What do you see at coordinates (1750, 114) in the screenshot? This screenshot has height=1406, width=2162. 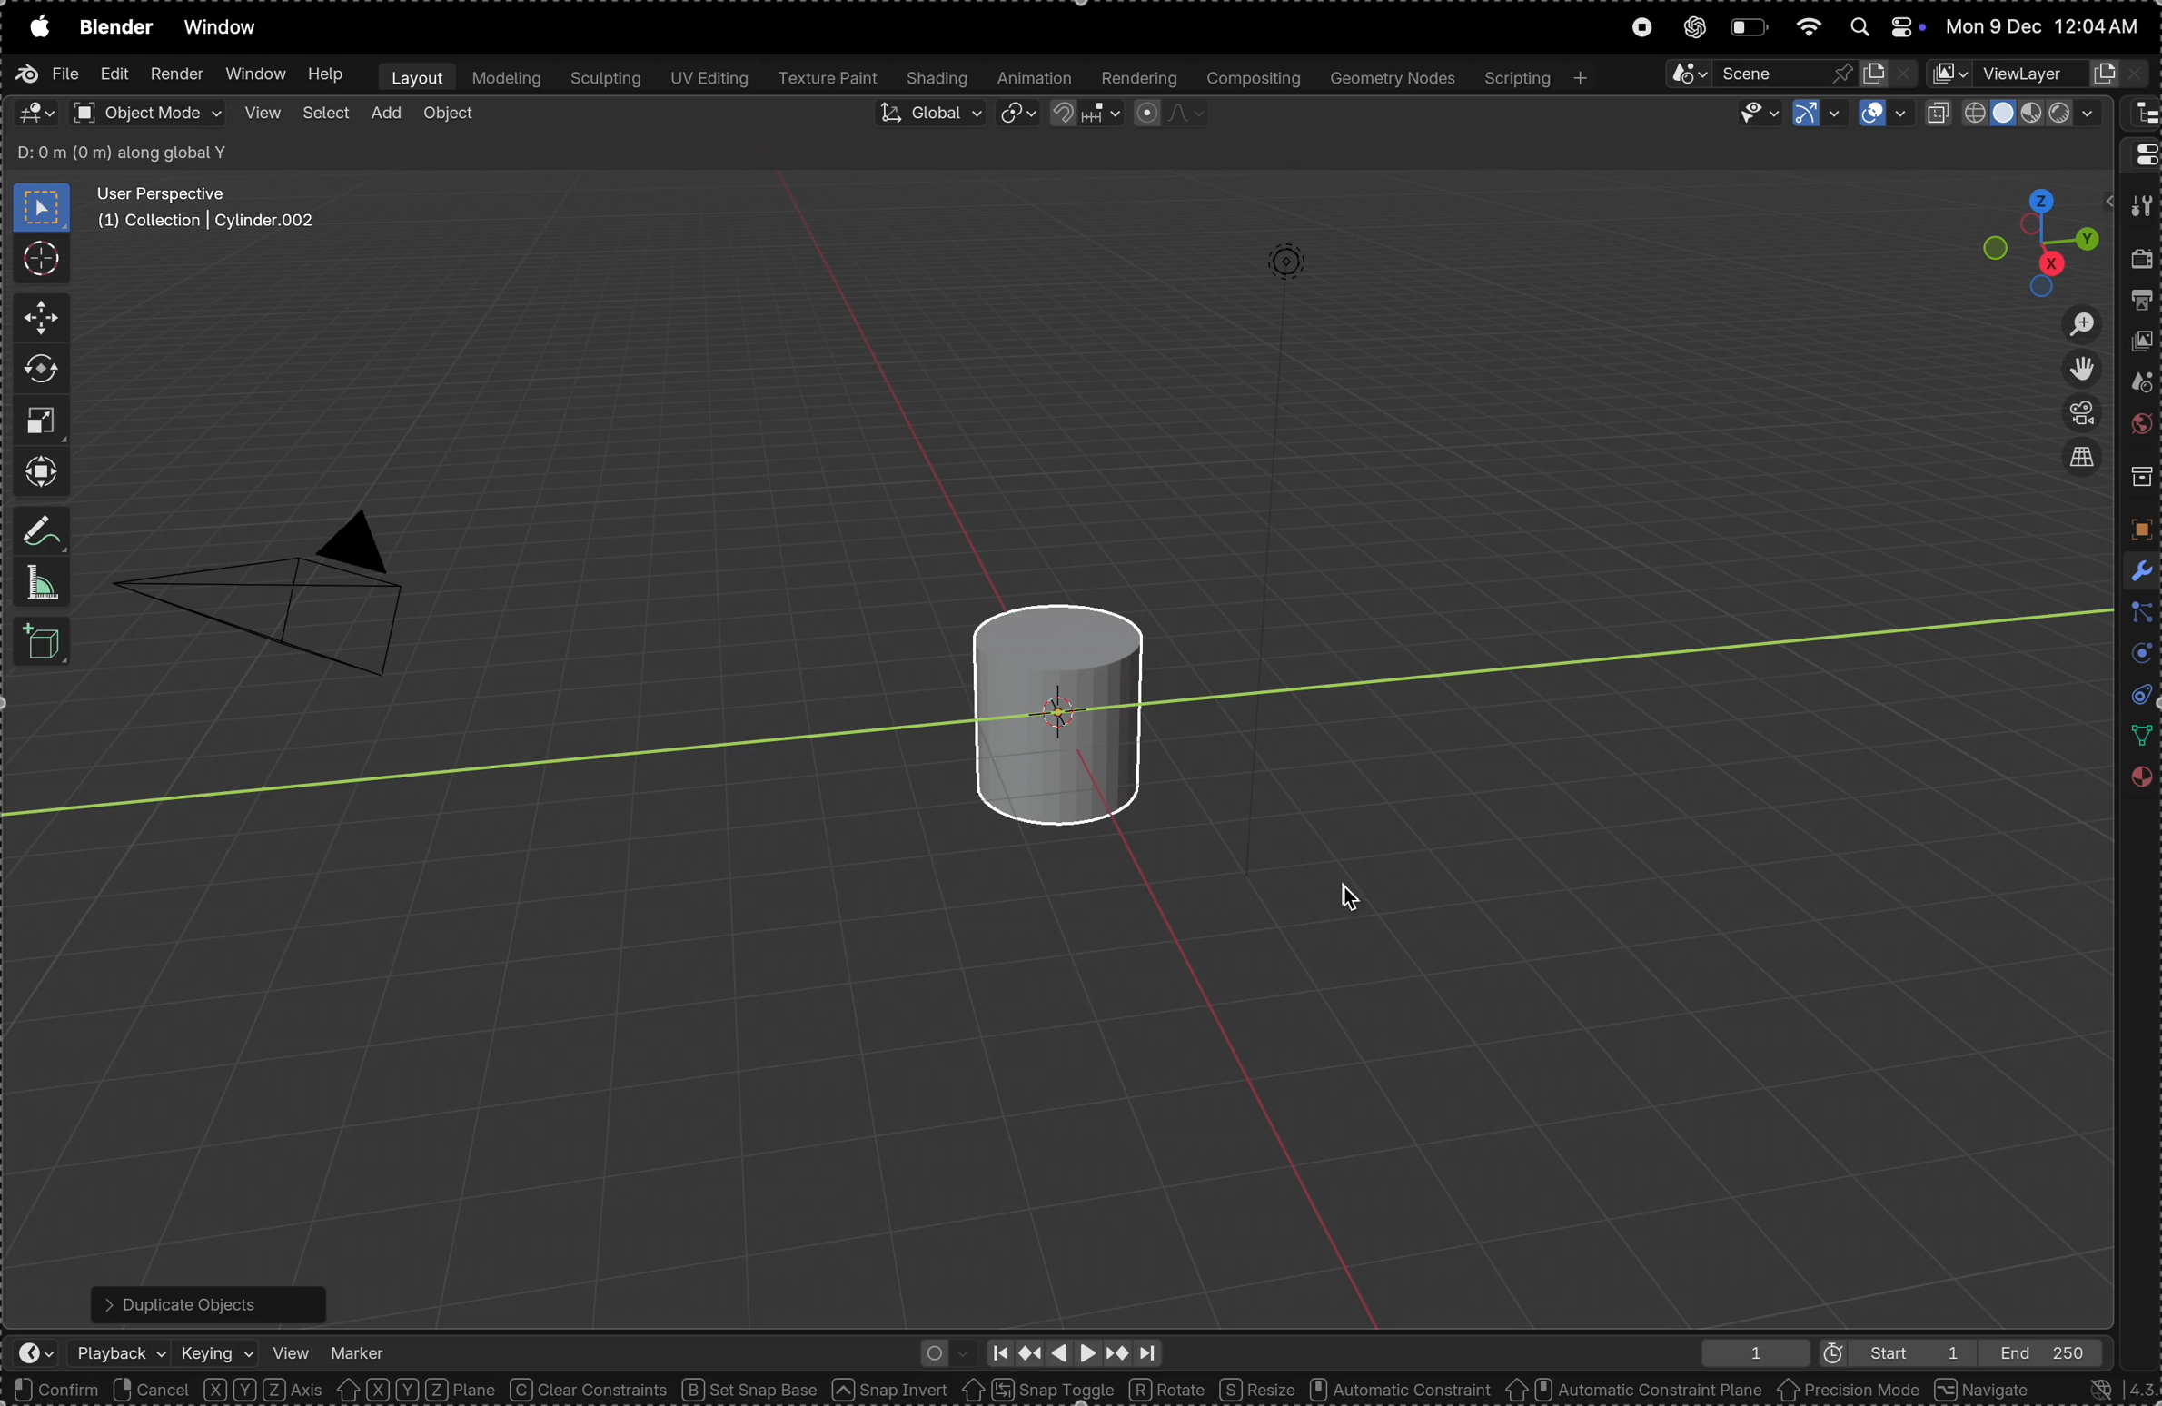 I see `visibility` at bounding box center [1750, 114].